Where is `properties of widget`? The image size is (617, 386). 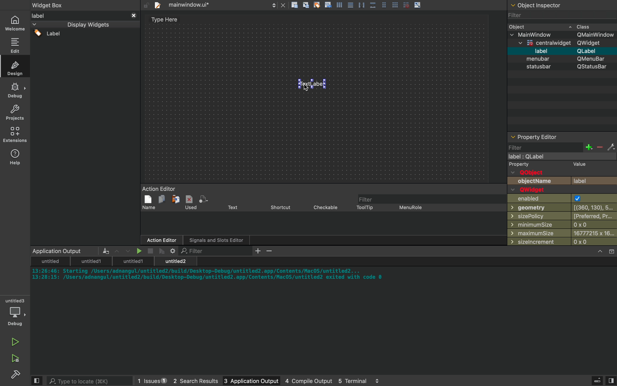 properties of widget is located at coordinates (563, 190).